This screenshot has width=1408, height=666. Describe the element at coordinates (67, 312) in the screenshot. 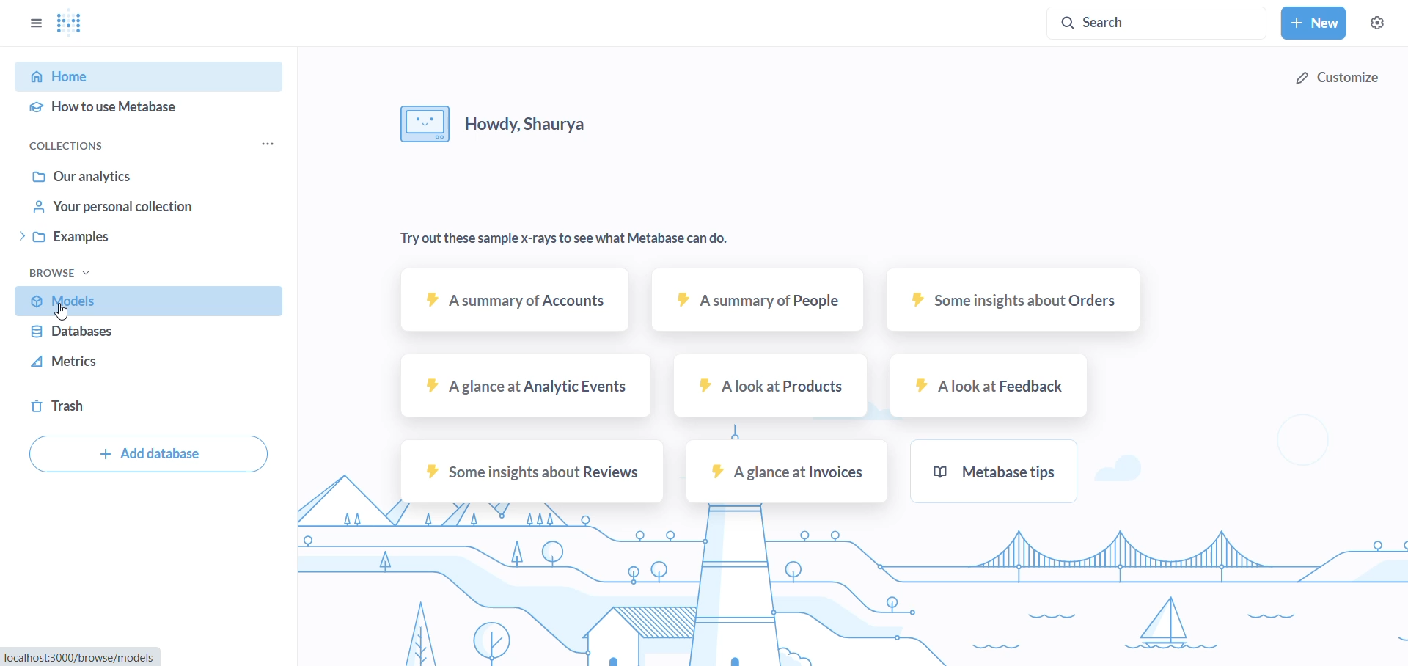

I see `cursor` at that location.